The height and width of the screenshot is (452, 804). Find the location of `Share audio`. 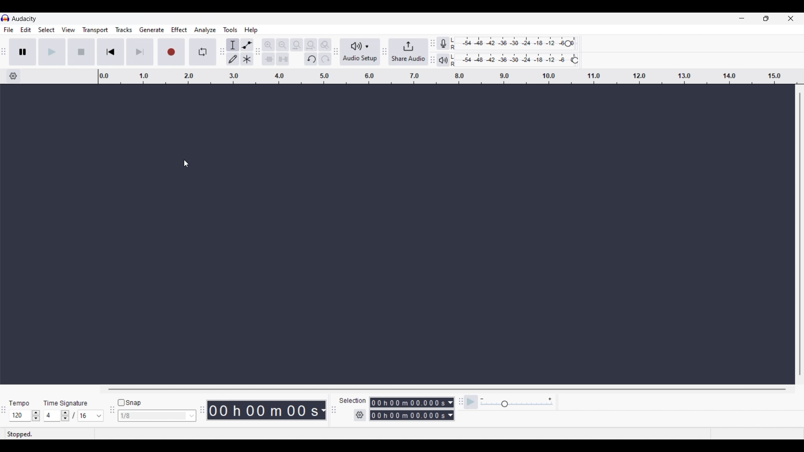

Share audio is located at coordinates (408, 52).